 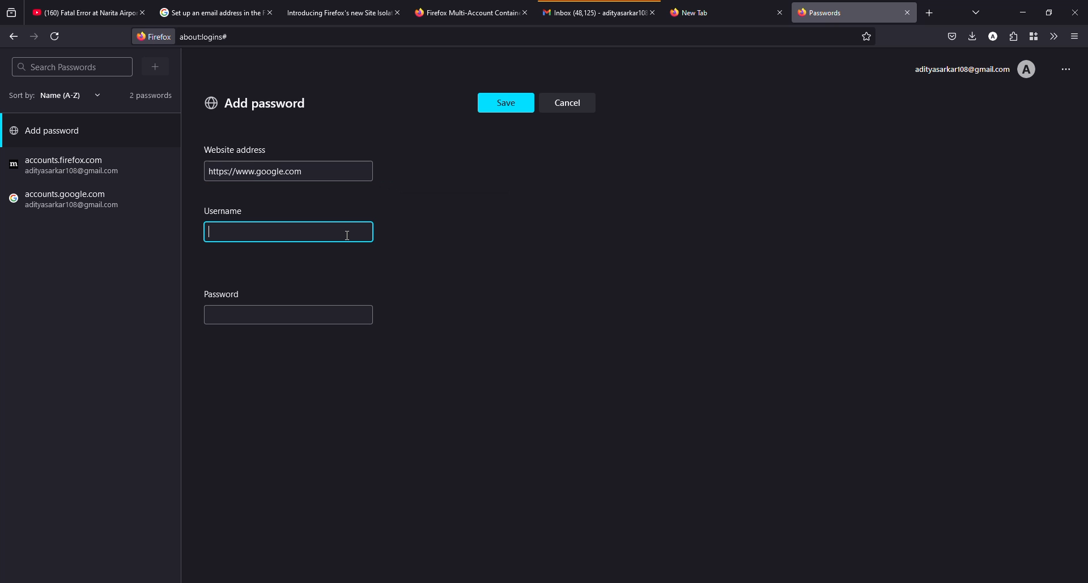 What do you see at coordinates (1074, 36) in the screenshot?
I see `menu` at bounding box center [1074, 36].